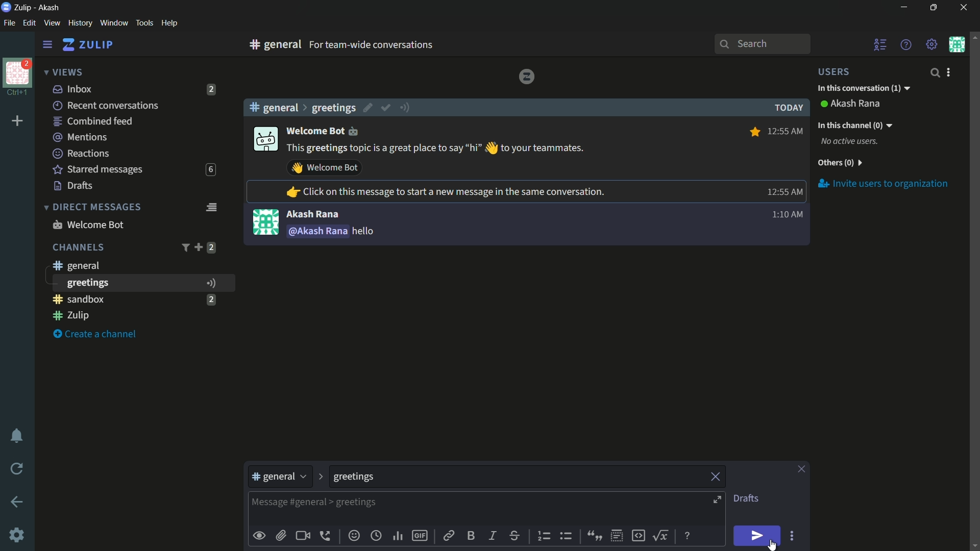 The height and width of the screenshot is (551, 980). Describe the element at coordinates (566, 535) in the screenshot. I see `underordered list` at that location.